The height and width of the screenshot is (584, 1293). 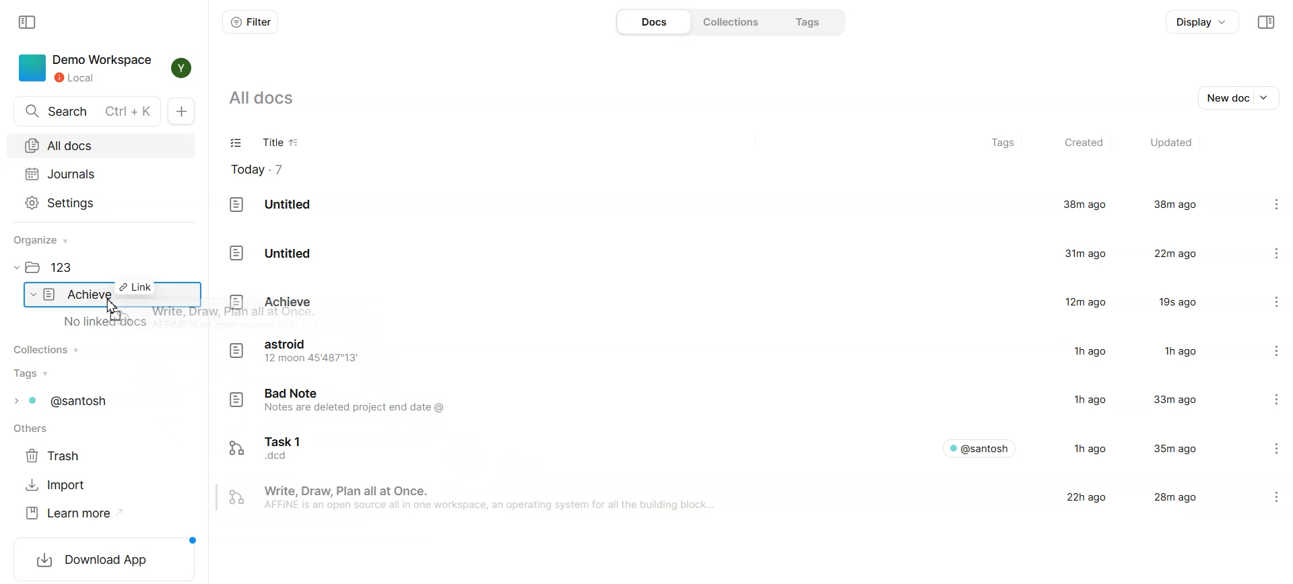 I want to click on Tags, so click(x=1005, y=144).